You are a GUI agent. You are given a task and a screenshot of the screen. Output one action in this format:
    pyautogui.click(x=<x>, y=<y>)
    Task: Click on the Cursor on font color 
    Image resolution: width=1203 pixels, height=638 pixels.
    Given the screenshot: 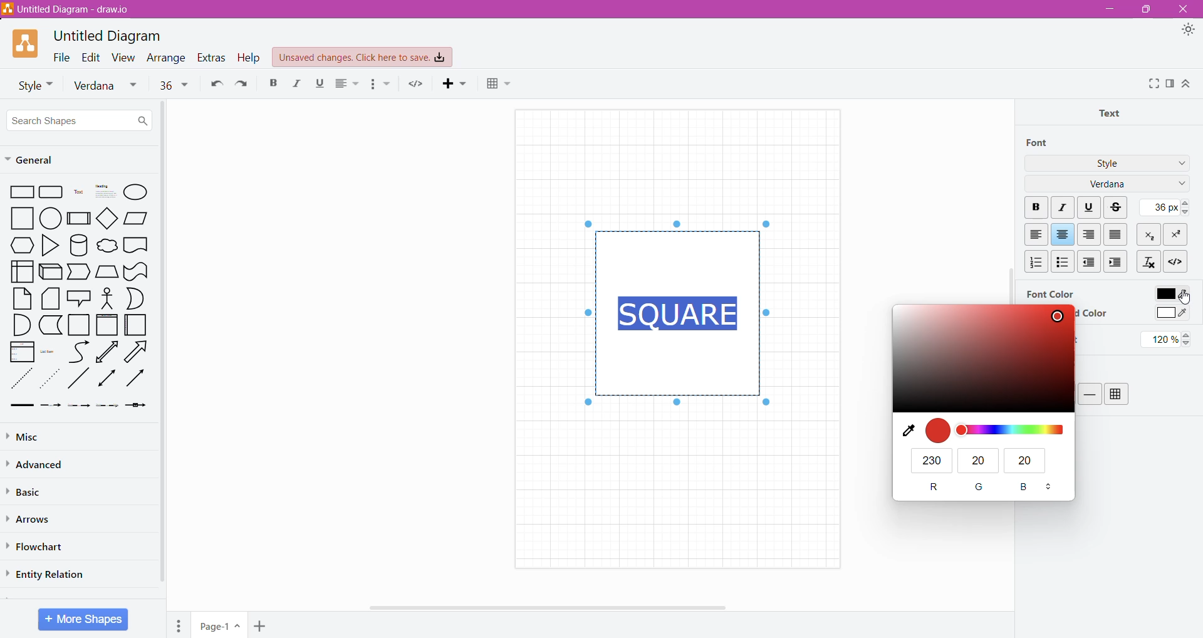 What is the action you would take?
    pyautogui.click(x=1185, y=297)
    